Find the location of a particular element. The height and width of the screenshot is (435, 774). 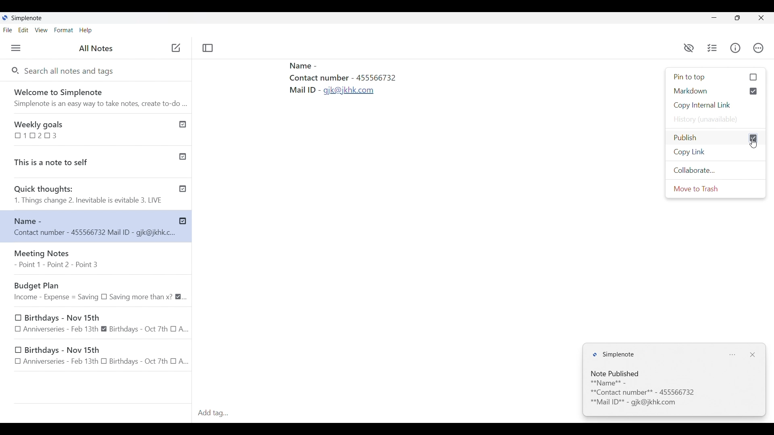

History is located at coordinates (716, 119).